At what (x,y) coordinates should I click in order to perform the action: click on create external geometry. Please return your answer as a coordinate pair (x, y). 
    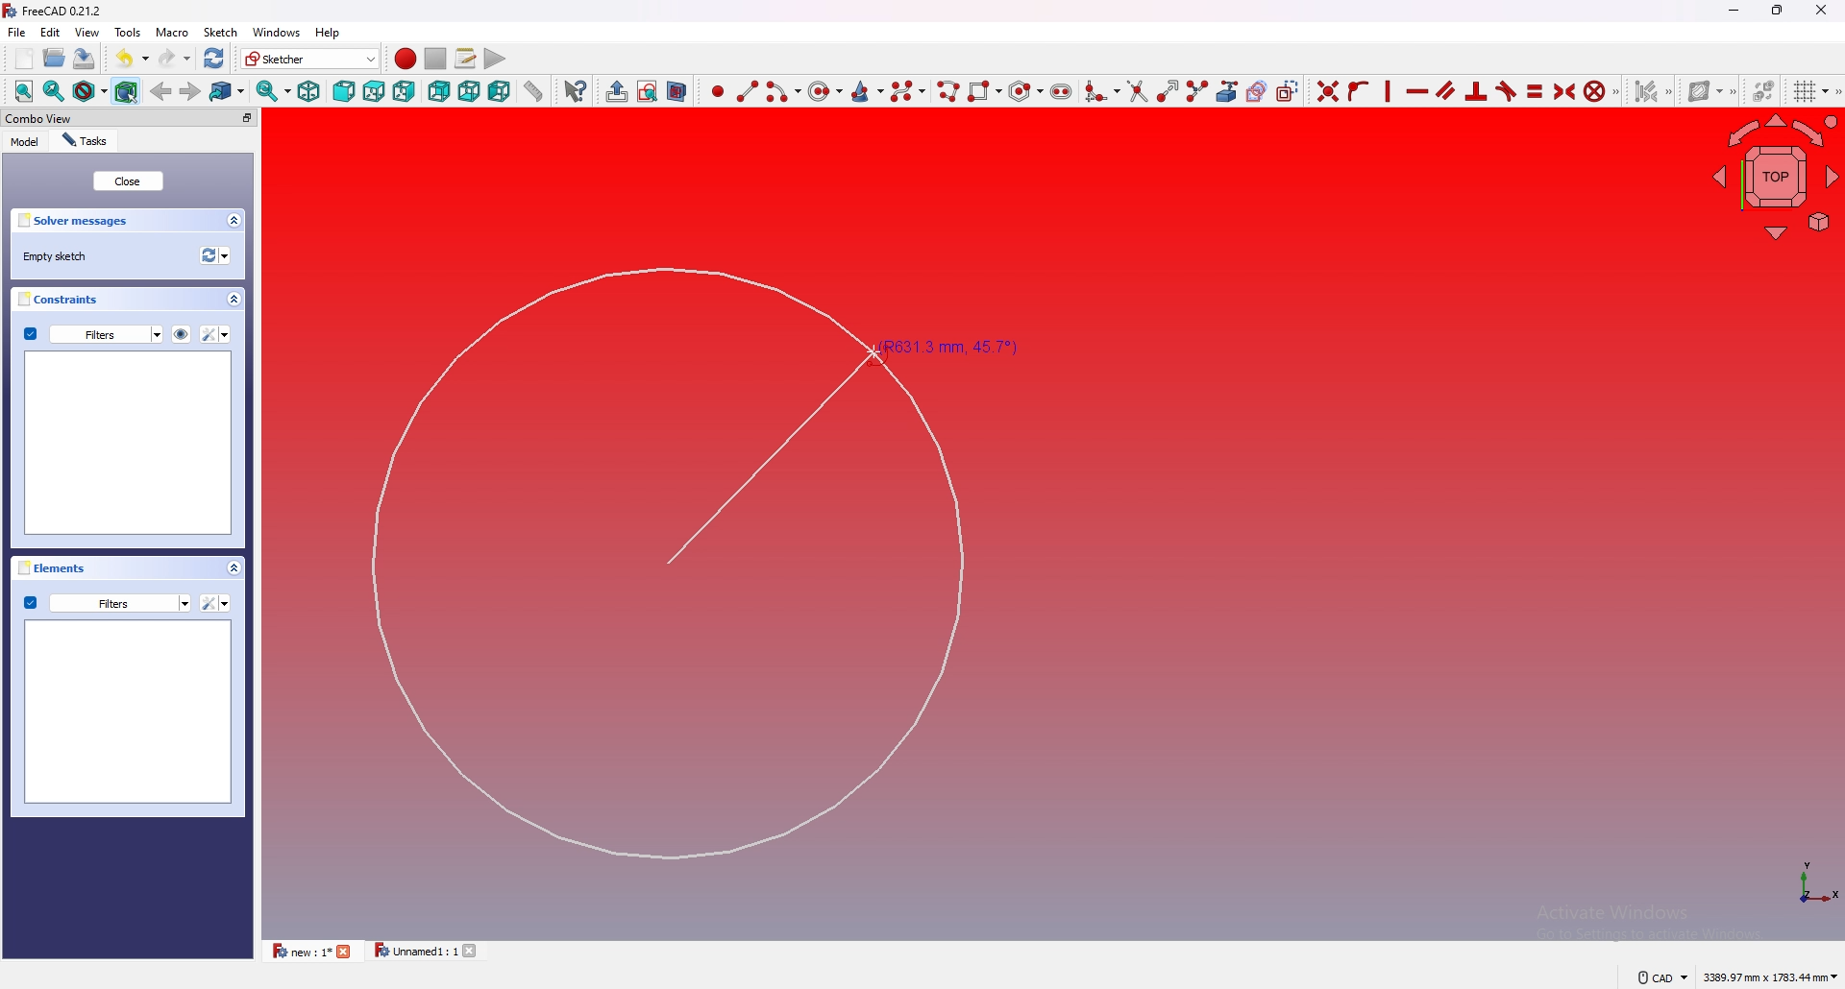
    Looking at the image, I should click on (1227, 91).